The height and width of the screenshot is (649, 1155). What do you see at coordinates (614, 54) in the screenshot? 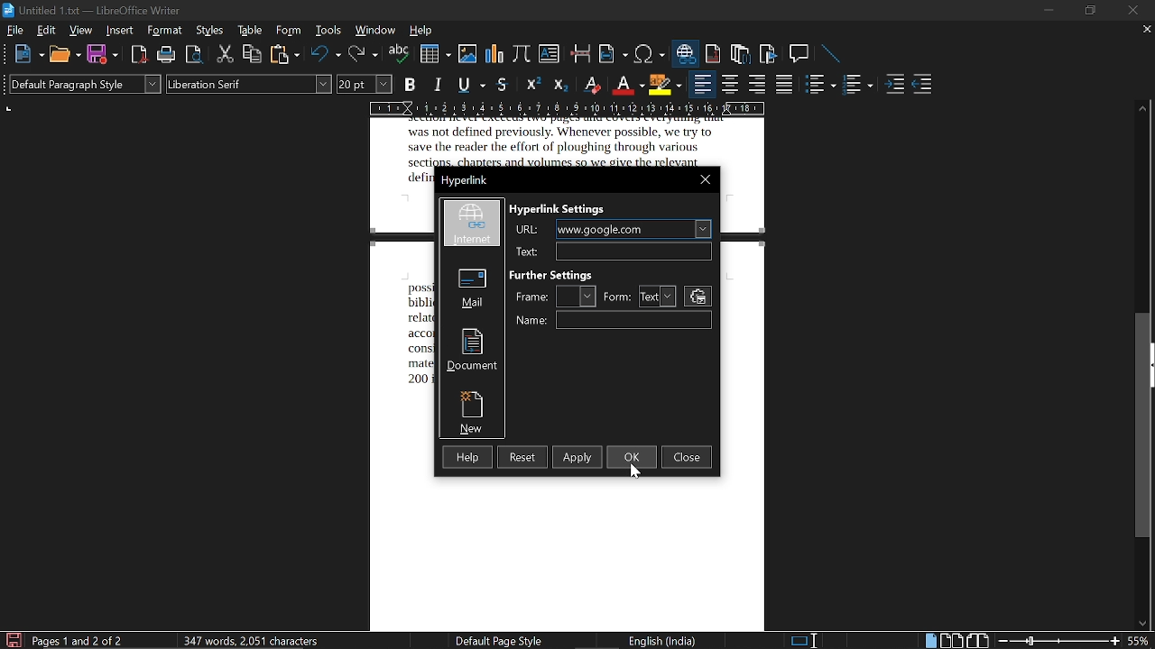
I see `insert field` at bounding box center [614, 54].